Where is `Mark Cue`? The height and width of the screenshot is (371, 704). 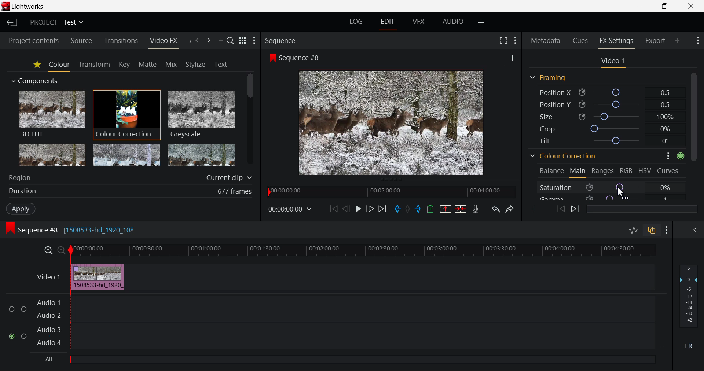 Mark Cue is located at coordinates (431, 210).